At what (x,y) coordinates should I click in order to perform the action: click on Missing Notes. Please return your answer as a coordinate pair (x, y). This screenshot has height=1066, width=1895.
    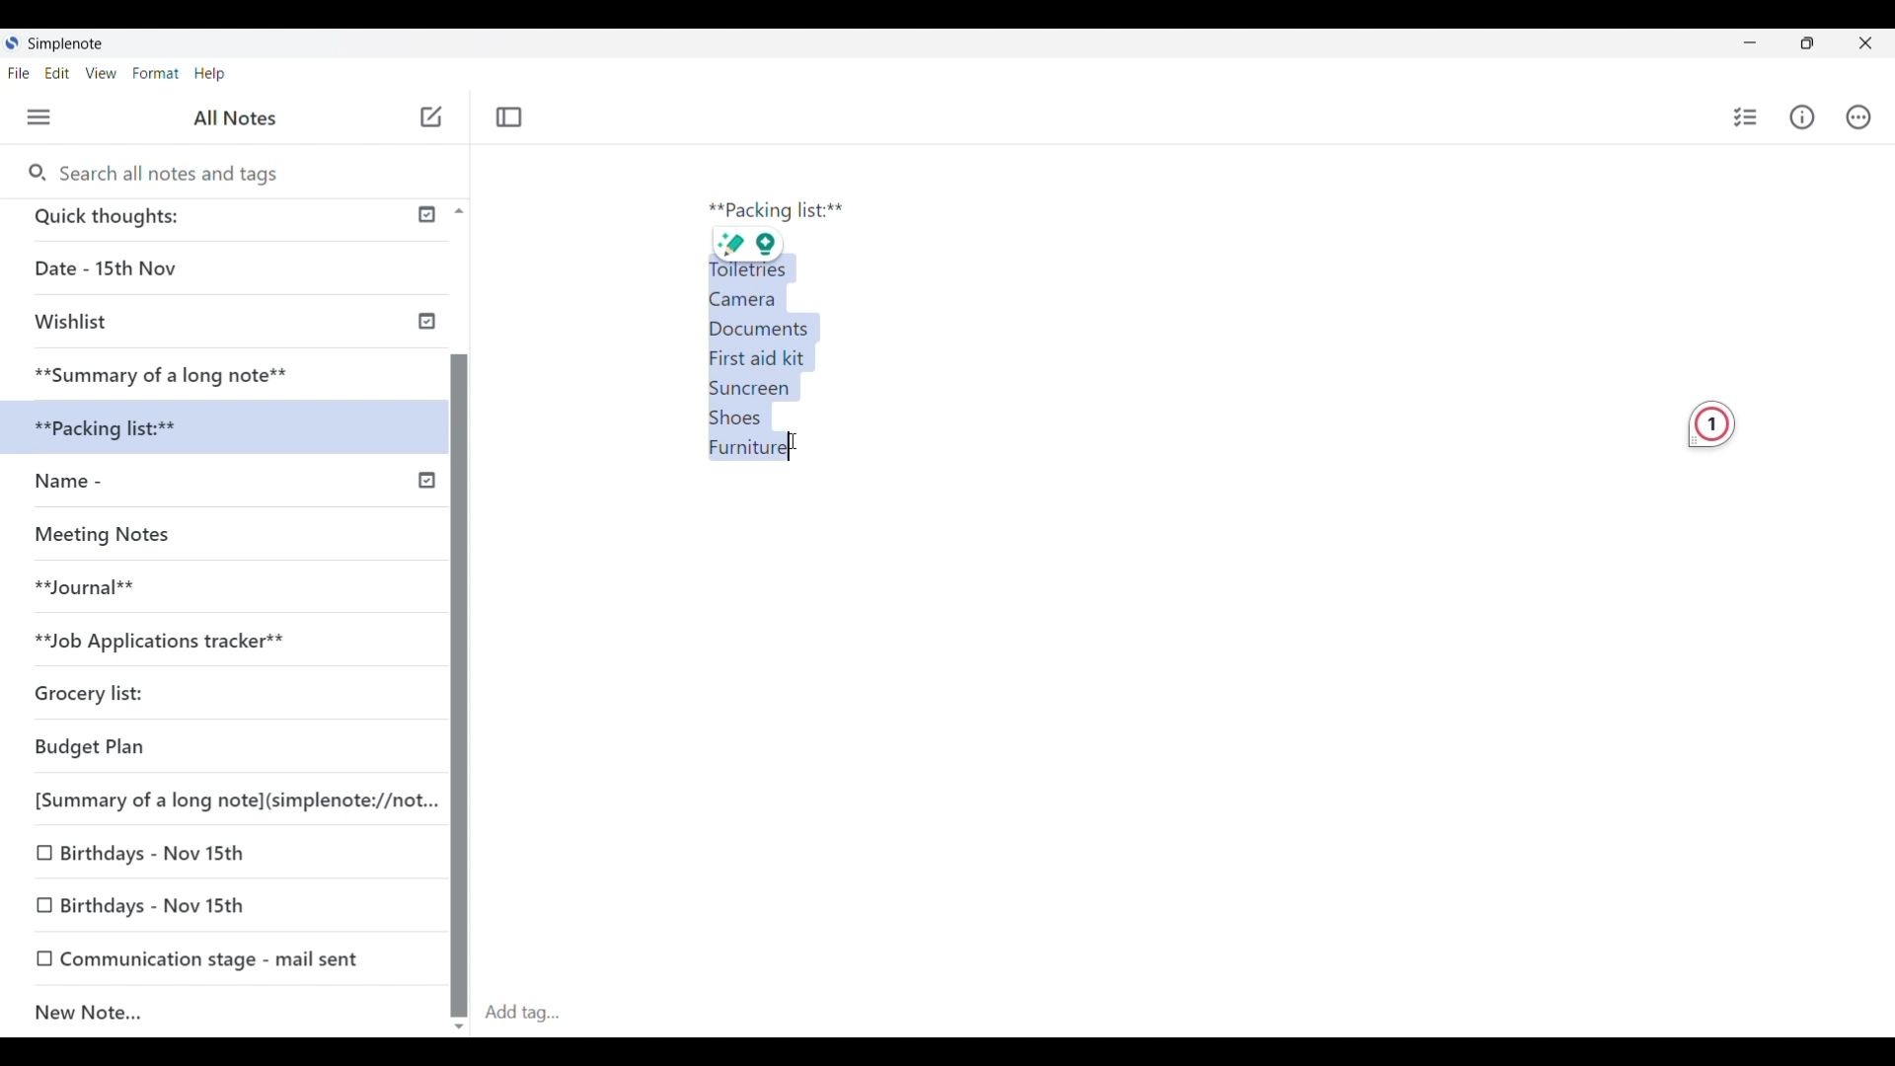
    Looking at the image, I should click on (118, 539).